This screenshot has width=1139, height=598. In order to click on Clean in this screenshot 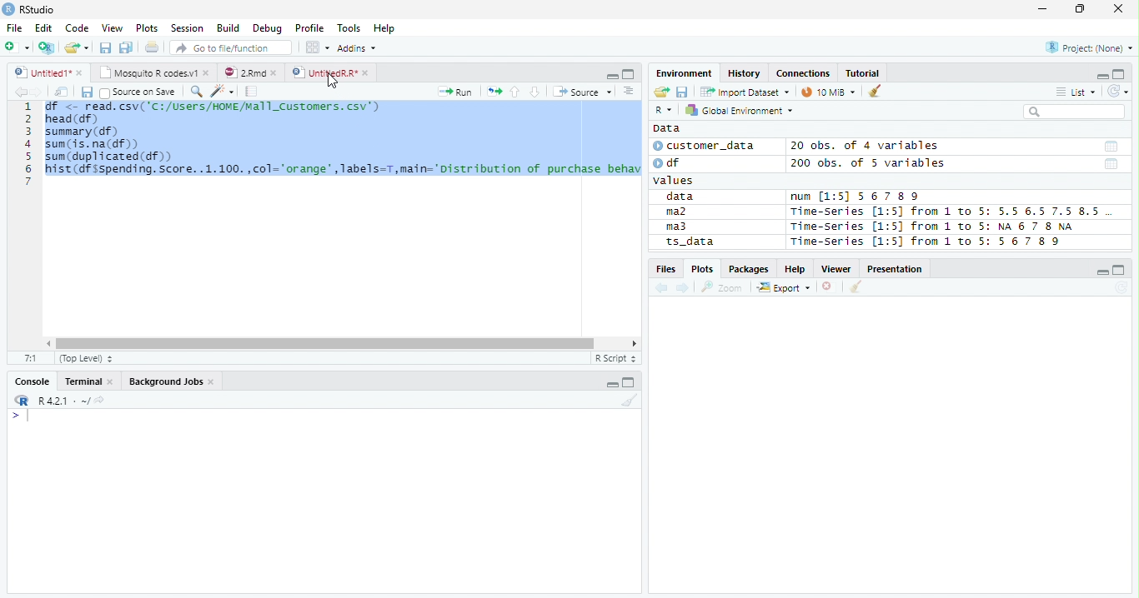, I will do `click(630, 401)`.